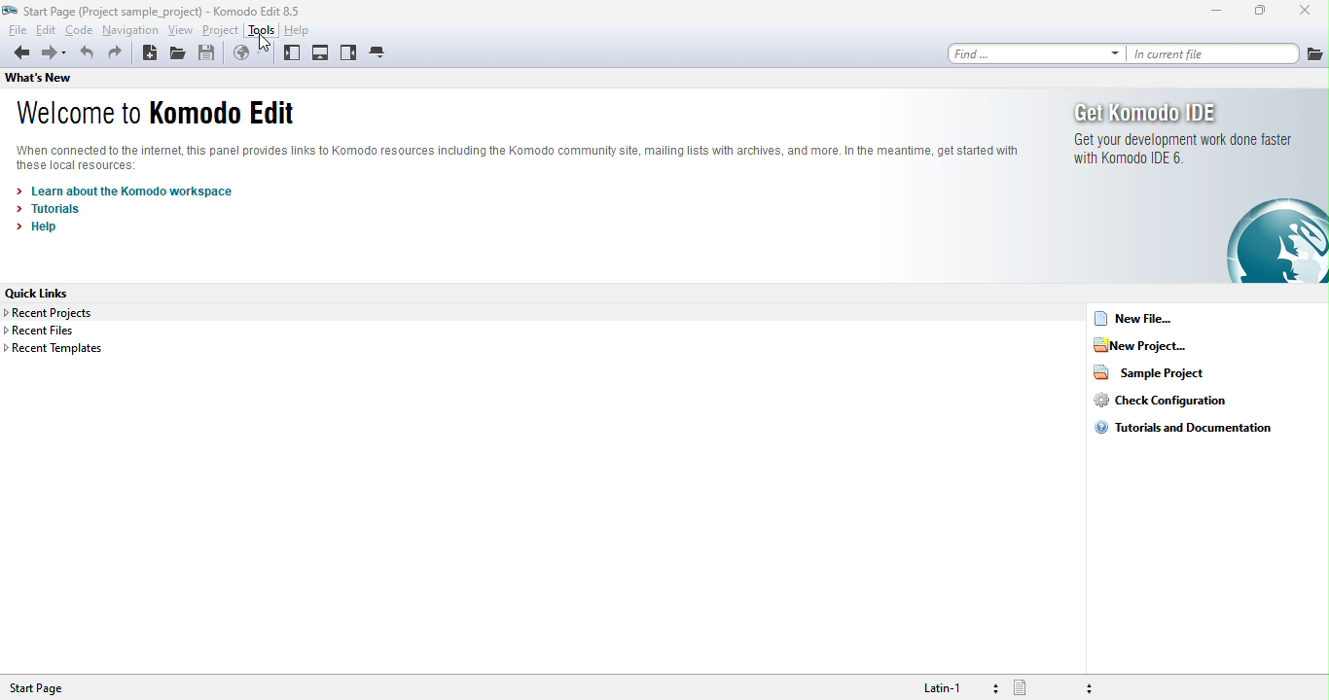 The height and width of the screenshot is (700, 1329). What do you see at coordinates (129, 31) in the screenshot?
I see `navigation` at bounding box center [129, 31].